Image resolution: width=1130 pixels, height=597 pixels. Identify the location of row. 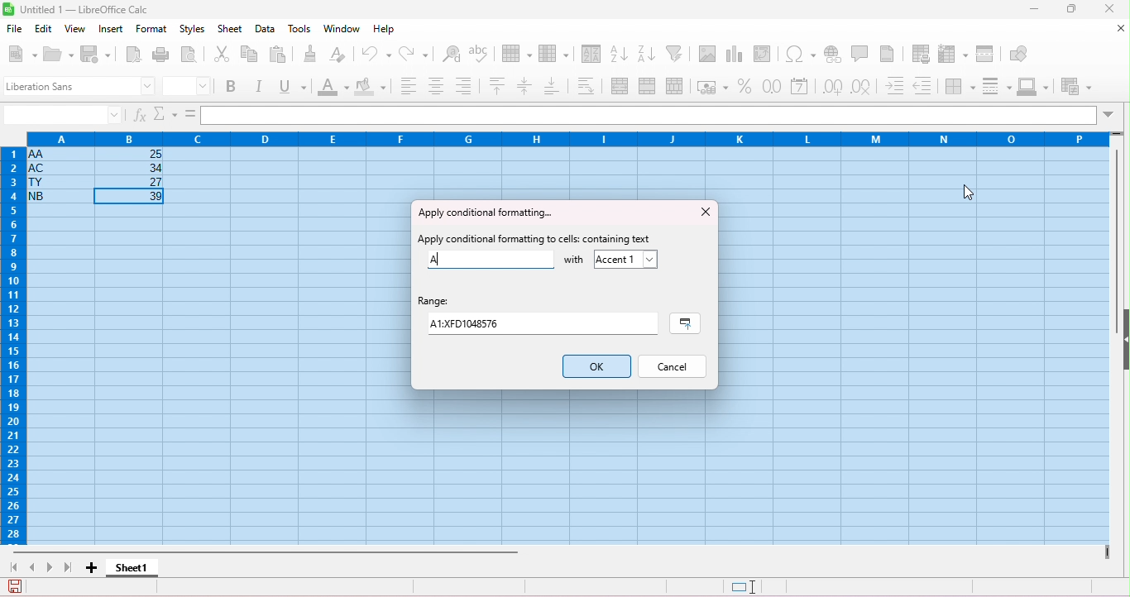
(518, 53).